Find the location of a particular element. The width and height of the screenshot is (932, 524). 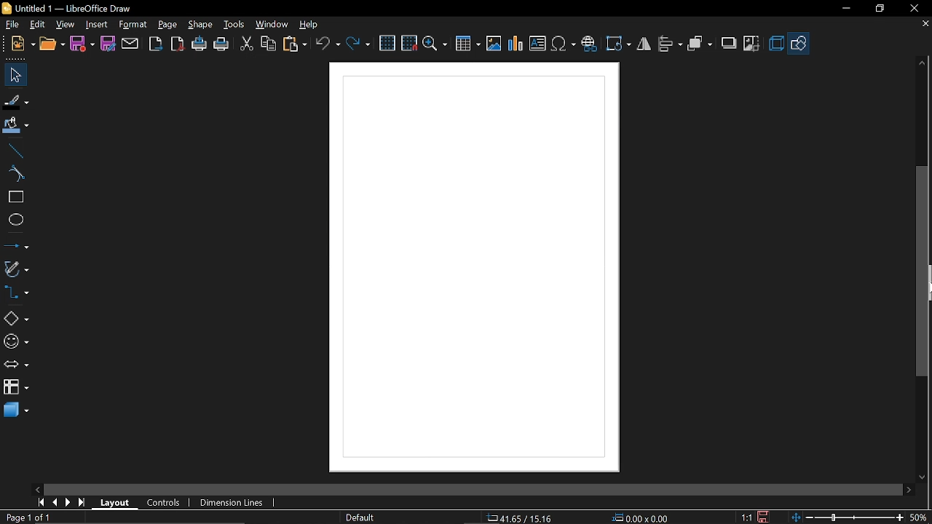

save is located at coordinates (767, 515).